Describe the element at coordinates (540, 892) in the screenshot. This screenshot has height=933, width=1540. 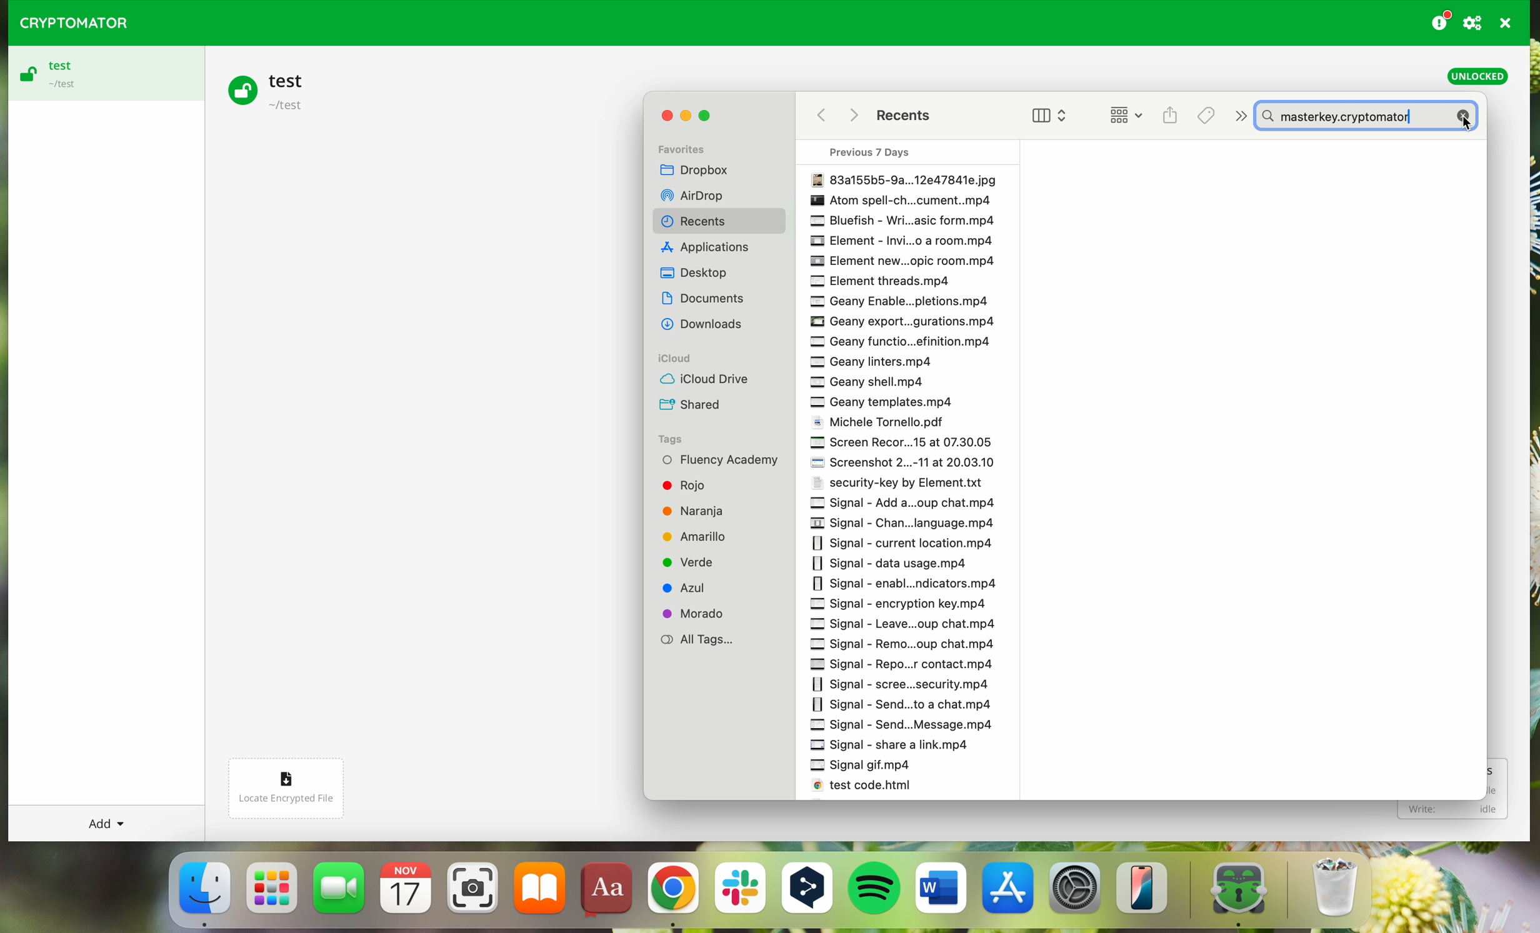
I see `iBooks` at that location.